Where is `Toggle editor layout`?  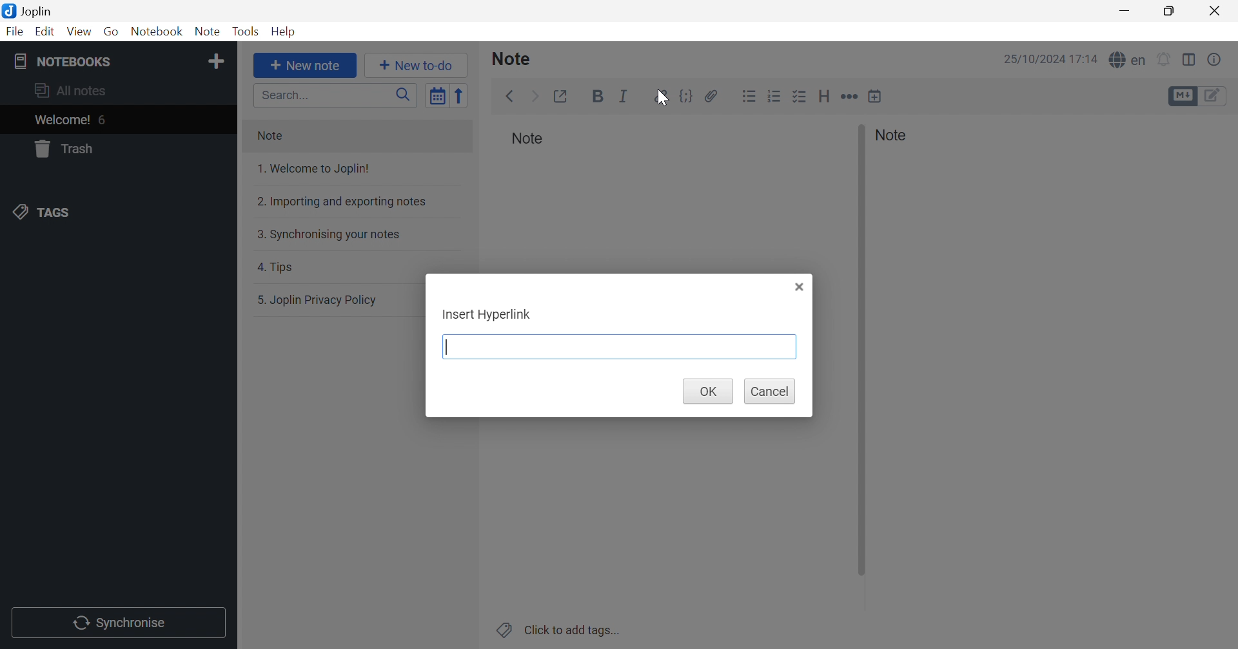 Toggle editor layout is located at coordinates (1190, 59).